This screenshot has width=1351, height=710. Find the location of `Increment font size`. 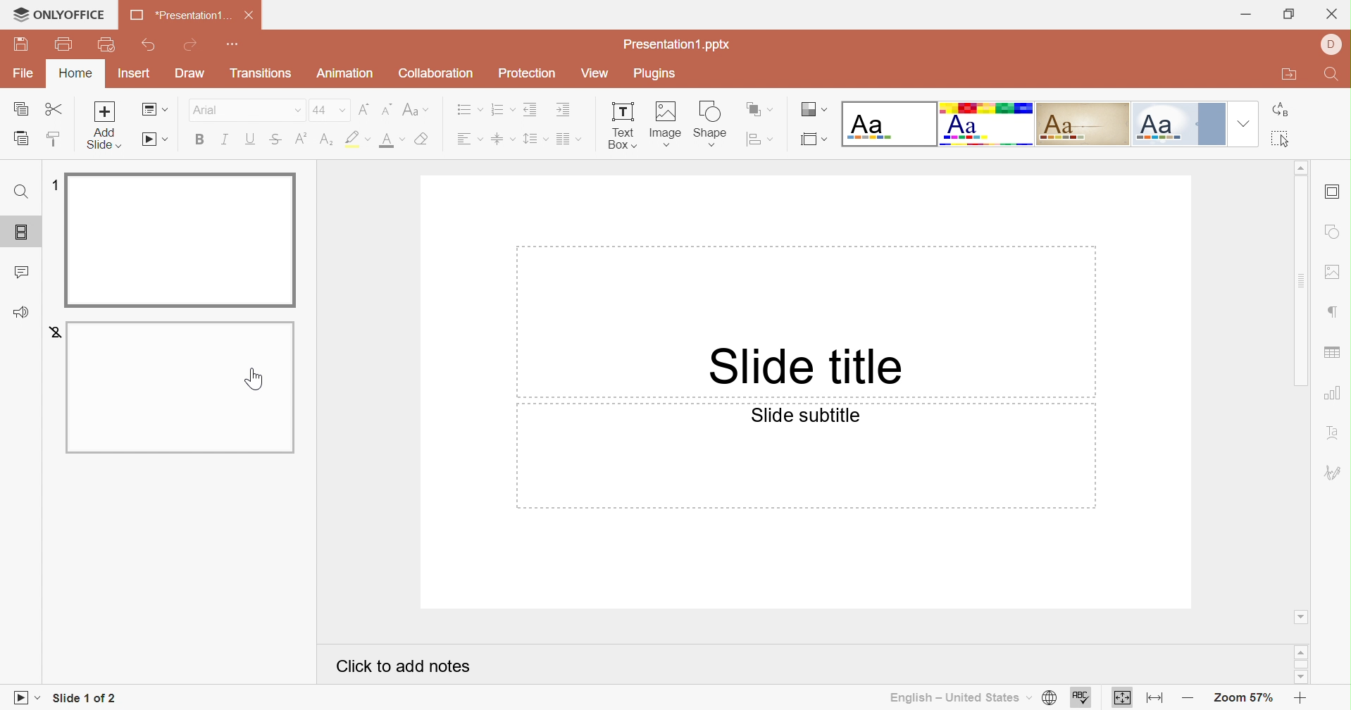

Increment font size is located at coordinates (364, 109).